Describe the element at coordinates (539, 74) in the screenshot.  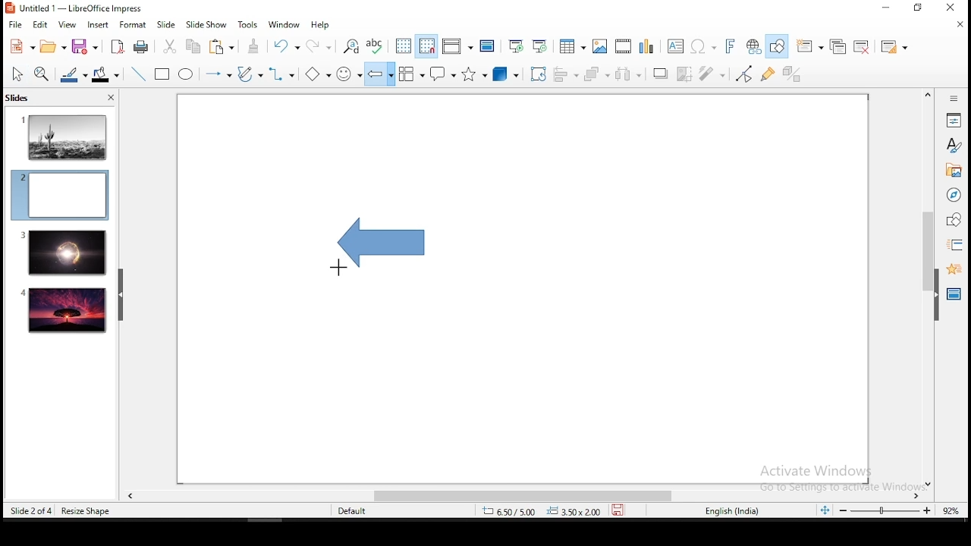
I see `crop tool` at that location.